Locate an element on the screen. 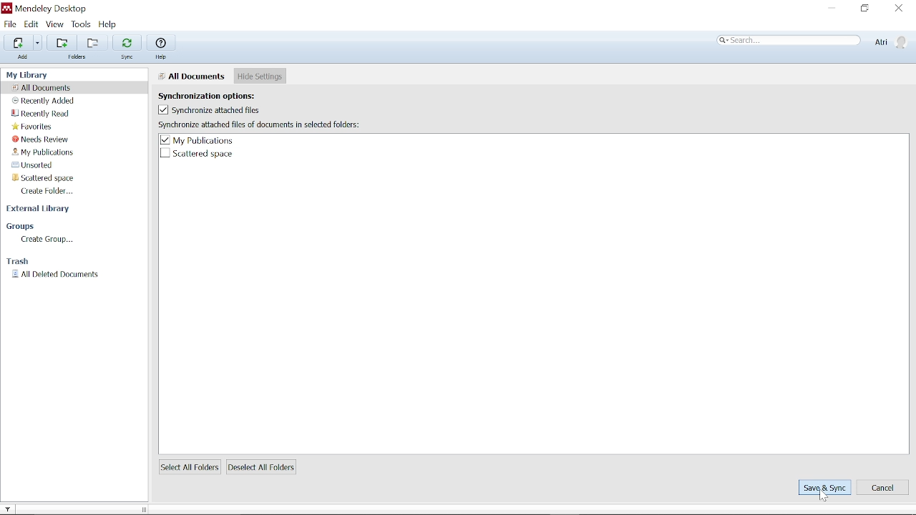 This screenshot has height=515, width=916. Edit is located at coordinates (31, 24).